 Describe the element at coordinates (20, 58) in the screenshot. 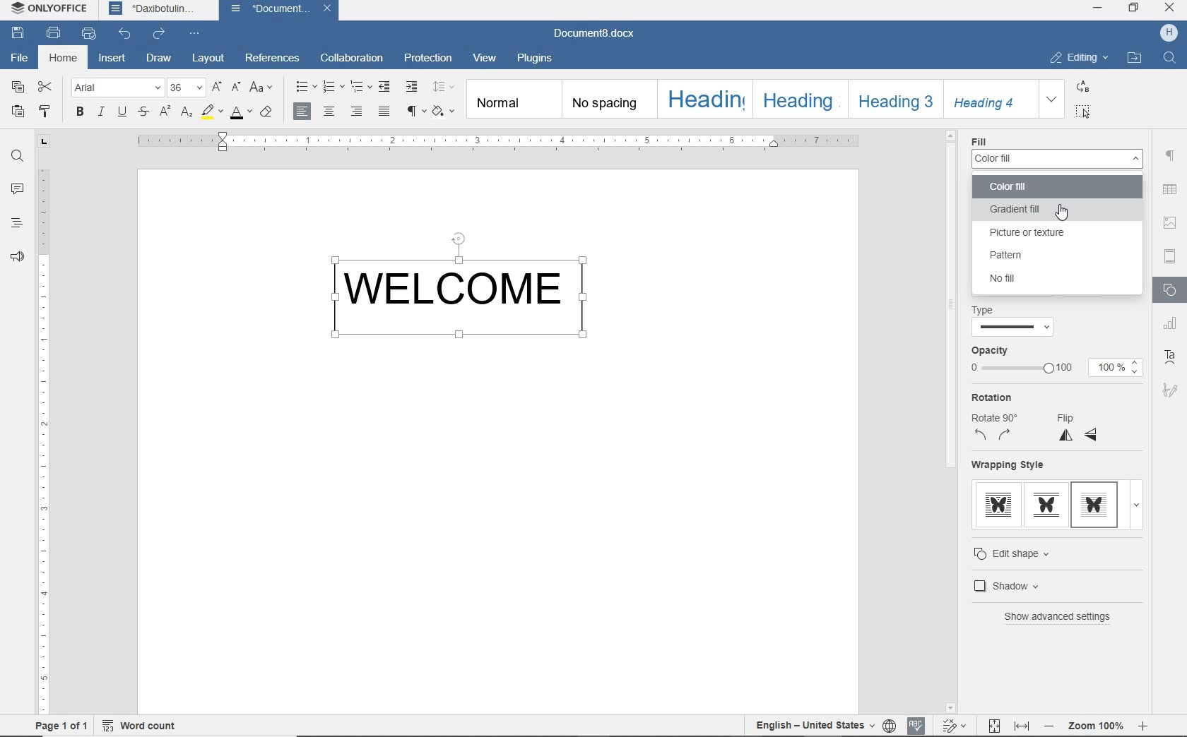

I see `FILE` at that location.